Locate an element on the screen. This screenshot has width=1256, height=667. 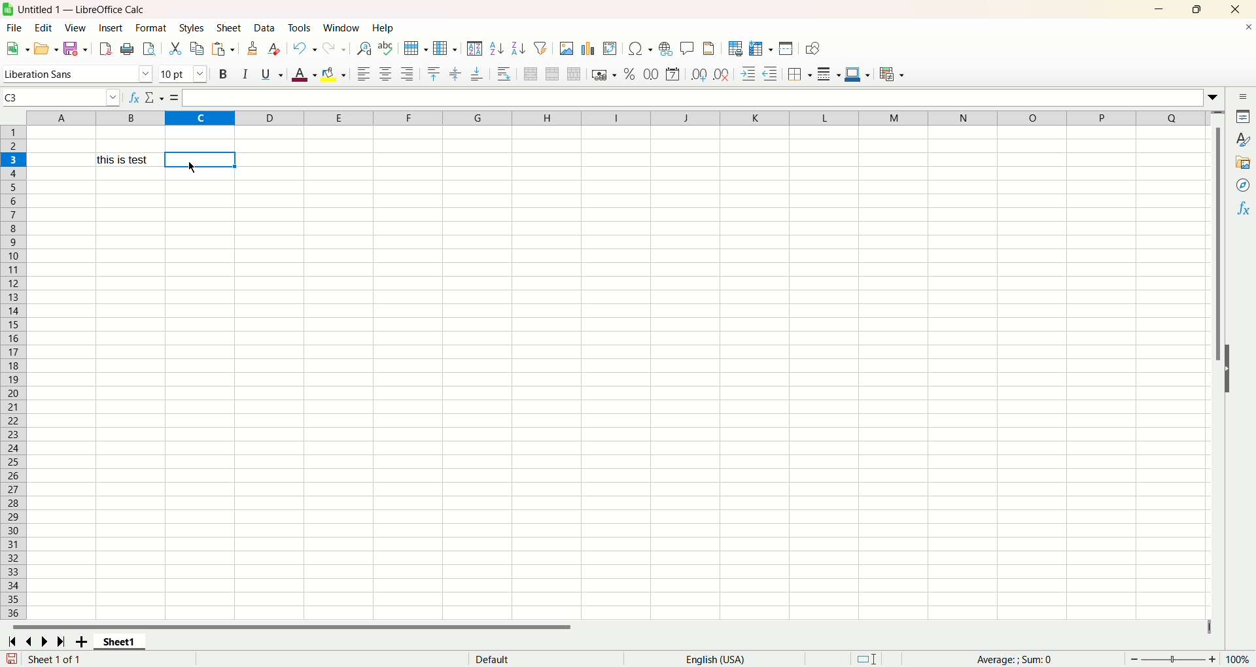
input line is located at coordinates (690, 97).